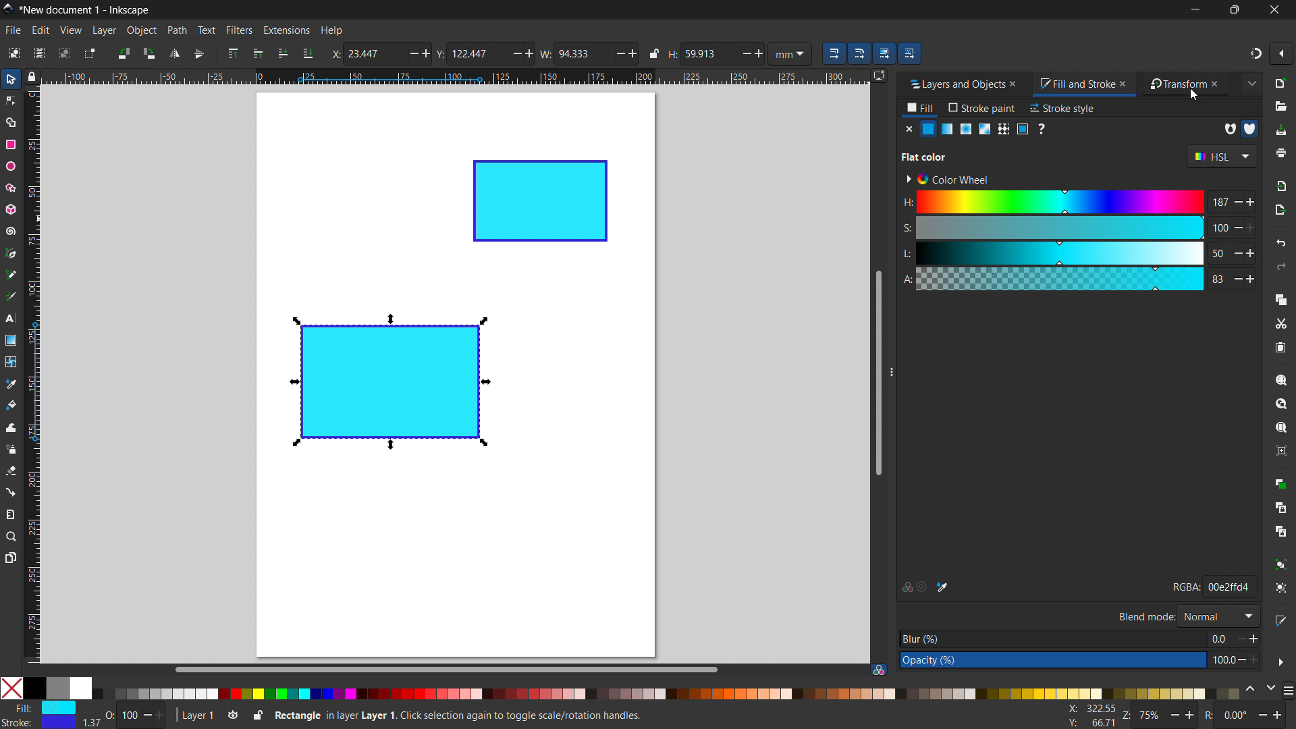 The image size is (1296, 729). I want to click on Solid Black, so click(35, 689).